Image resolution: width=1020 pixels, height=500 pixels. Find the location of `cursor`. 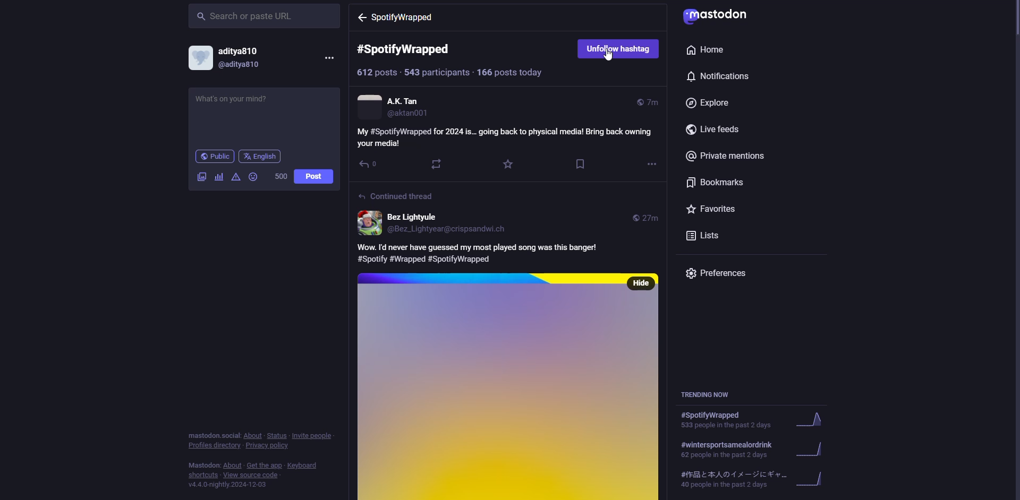

cursor is located at coordinates (609, 56).